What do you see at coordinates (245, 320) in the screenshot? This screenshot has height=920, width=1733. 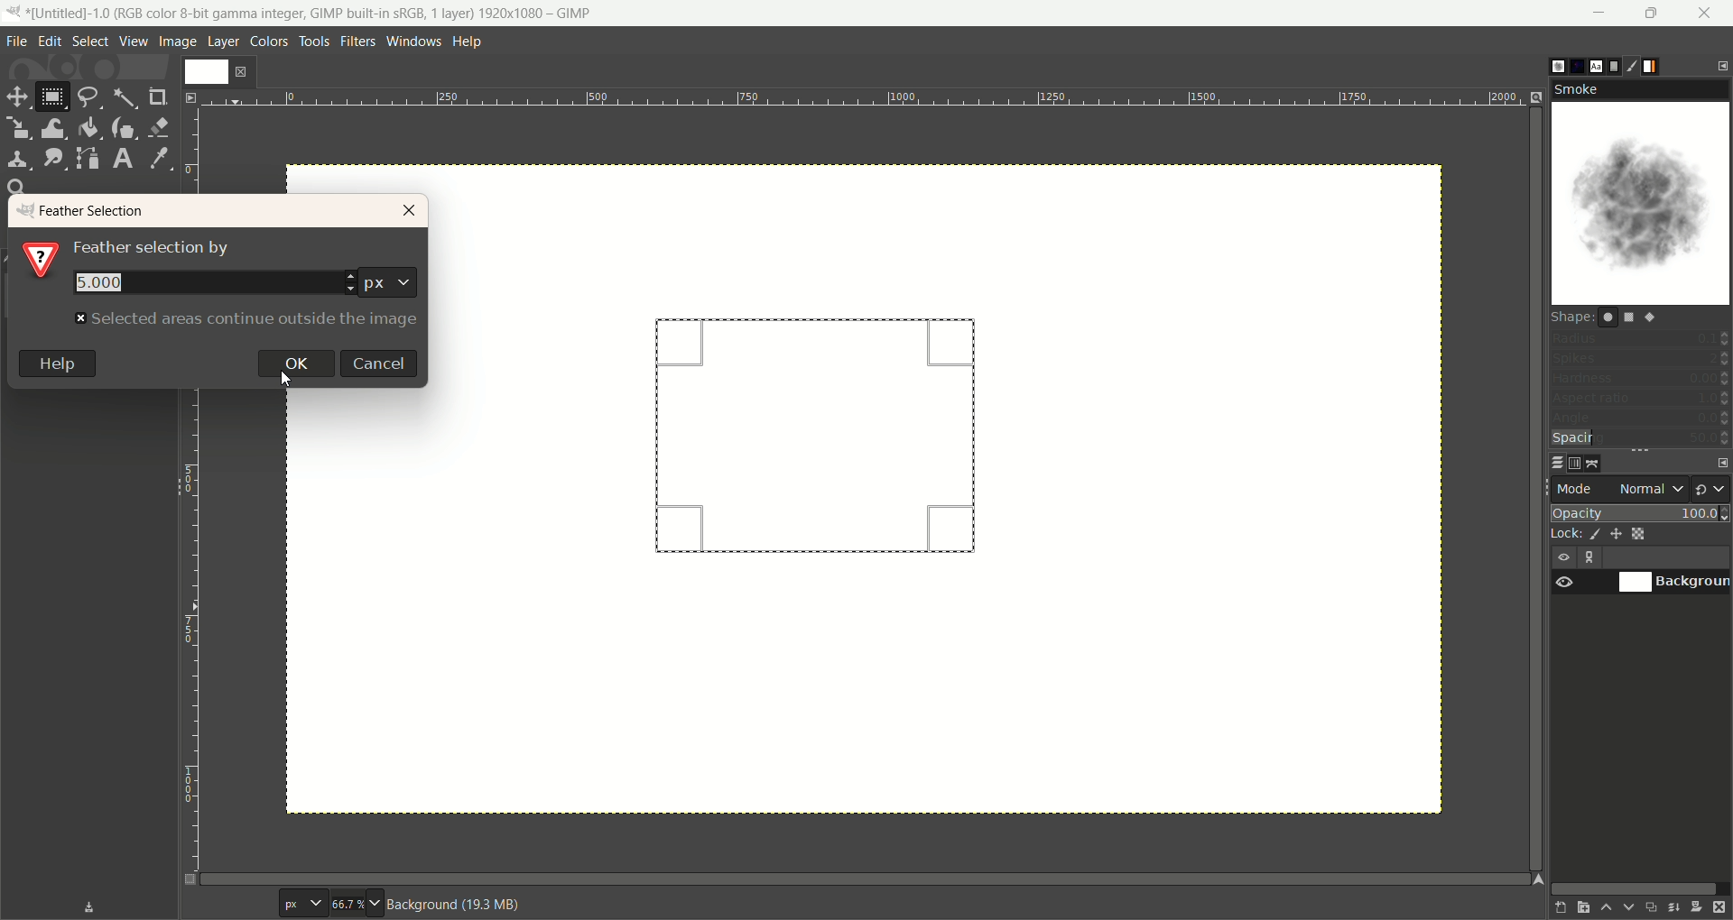 I see `text` at bounding box center [245, 320].